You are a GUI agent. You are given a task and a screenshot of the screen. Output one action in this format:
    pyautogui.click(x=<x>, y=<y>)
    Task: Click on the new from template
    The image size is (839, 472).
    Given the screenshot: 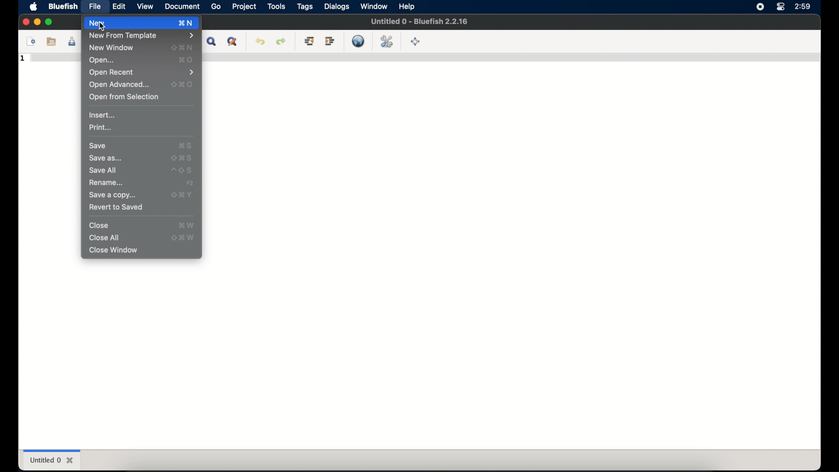 What is the action you would take?
    pyautogui.click(x=141, y=36)
    